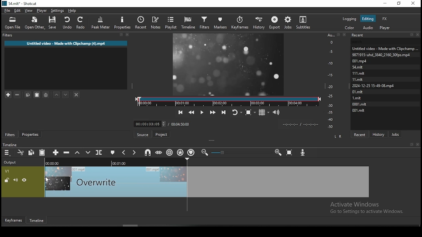  Describe the element at coordinates (251, 113) in the screenshot. I see `toggle zoom` at that location.